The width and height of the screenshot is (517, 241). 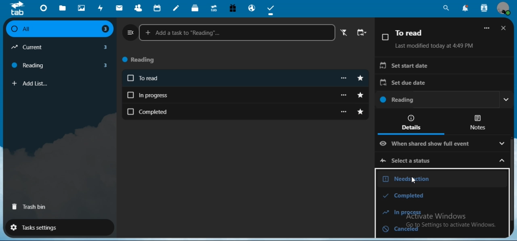 I want to click on set start date, so click(x=444, y=66).